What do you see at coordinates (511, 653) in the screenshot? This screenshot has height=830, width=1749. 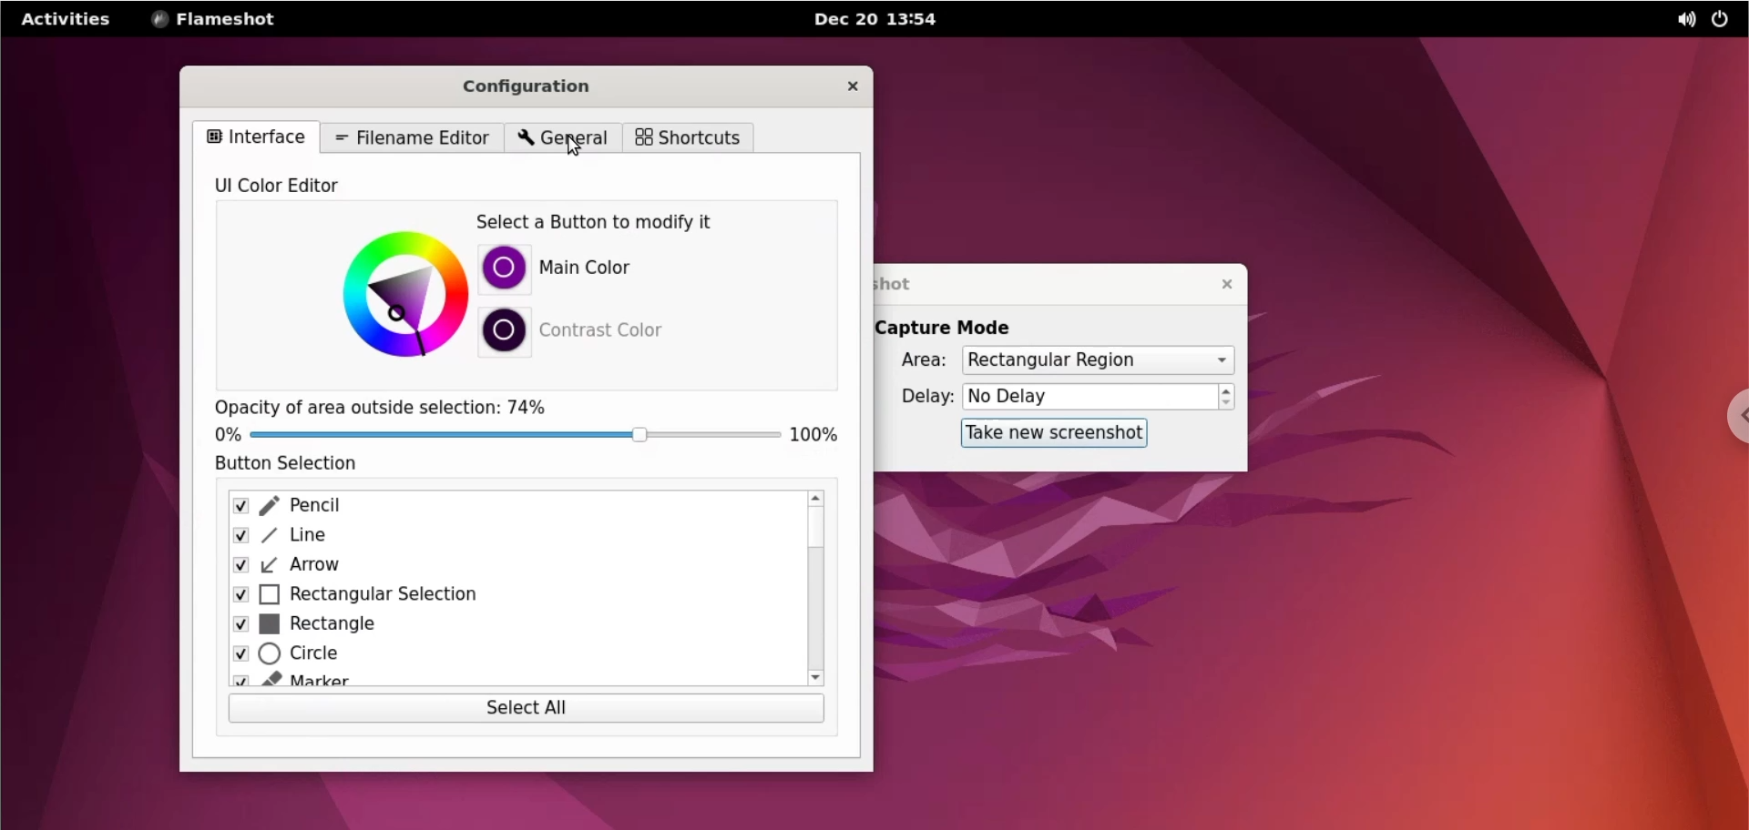 I see `circle` at bounding box center [511, 653].